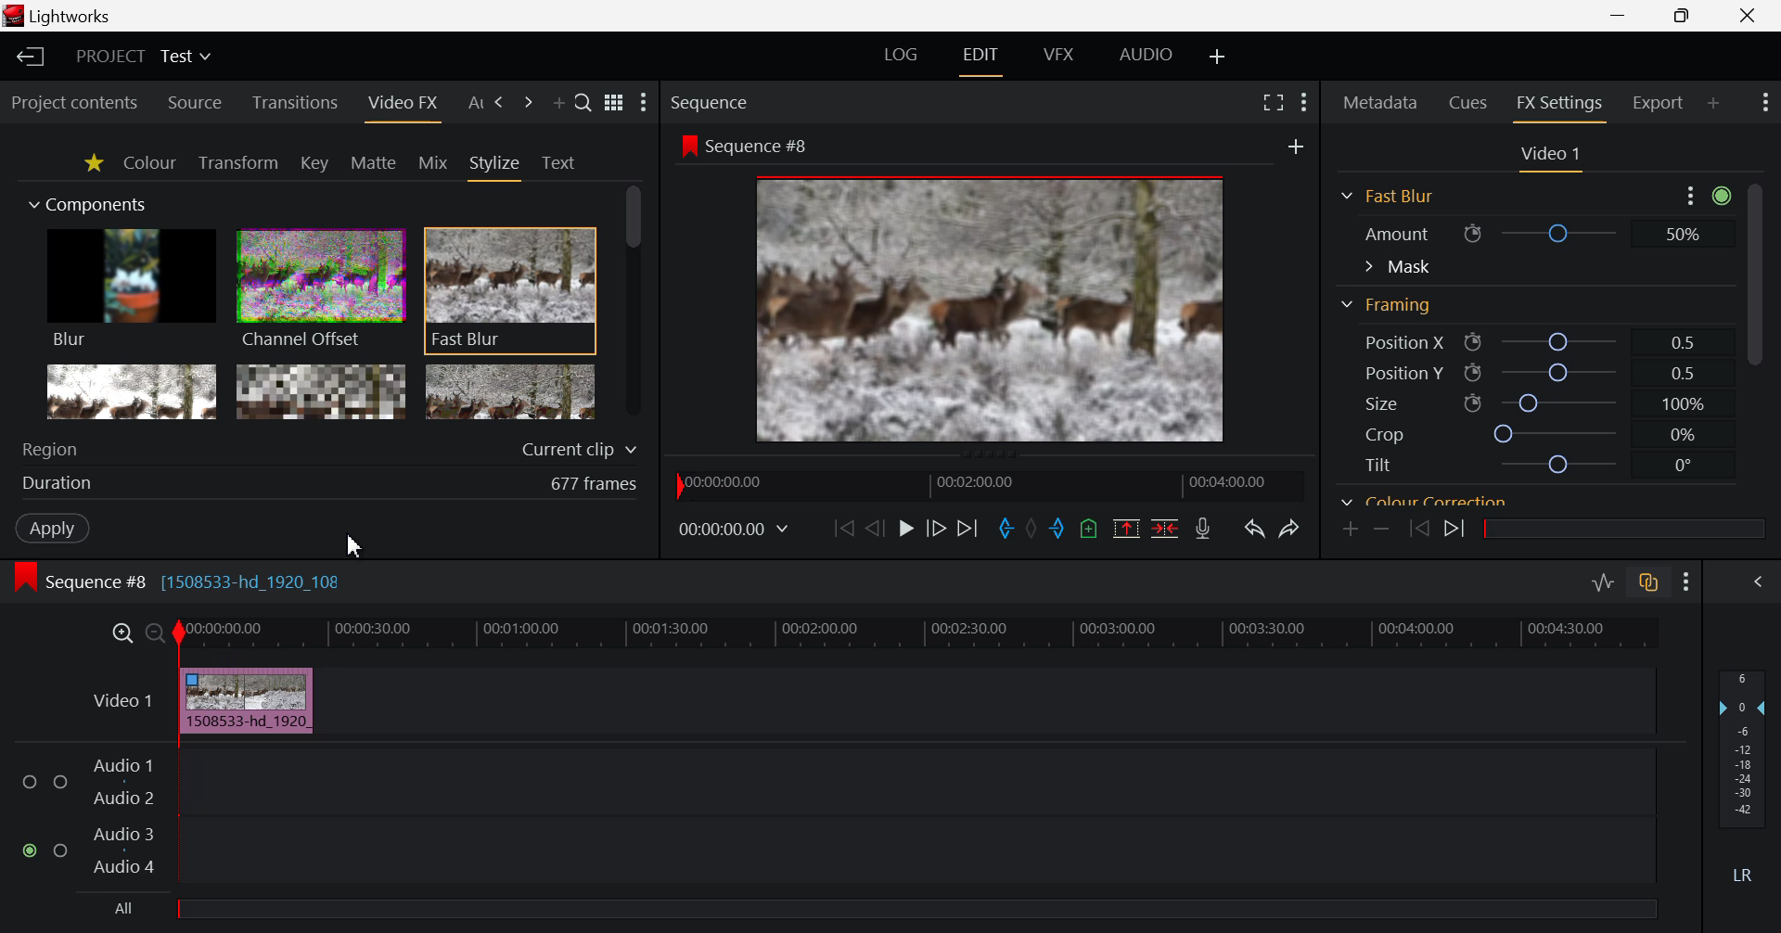 The height and width of the screenshot is (933, 1781). Describe the element at coordinates (985, 484) in the screenshot. I see `Project Timeline Navigator` at that location.